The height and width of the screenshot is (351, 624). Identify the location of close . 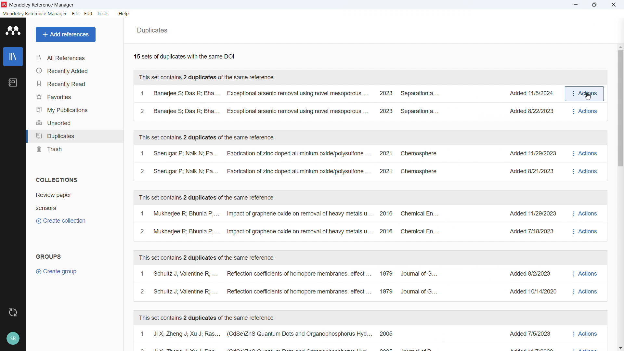
(612, 5).